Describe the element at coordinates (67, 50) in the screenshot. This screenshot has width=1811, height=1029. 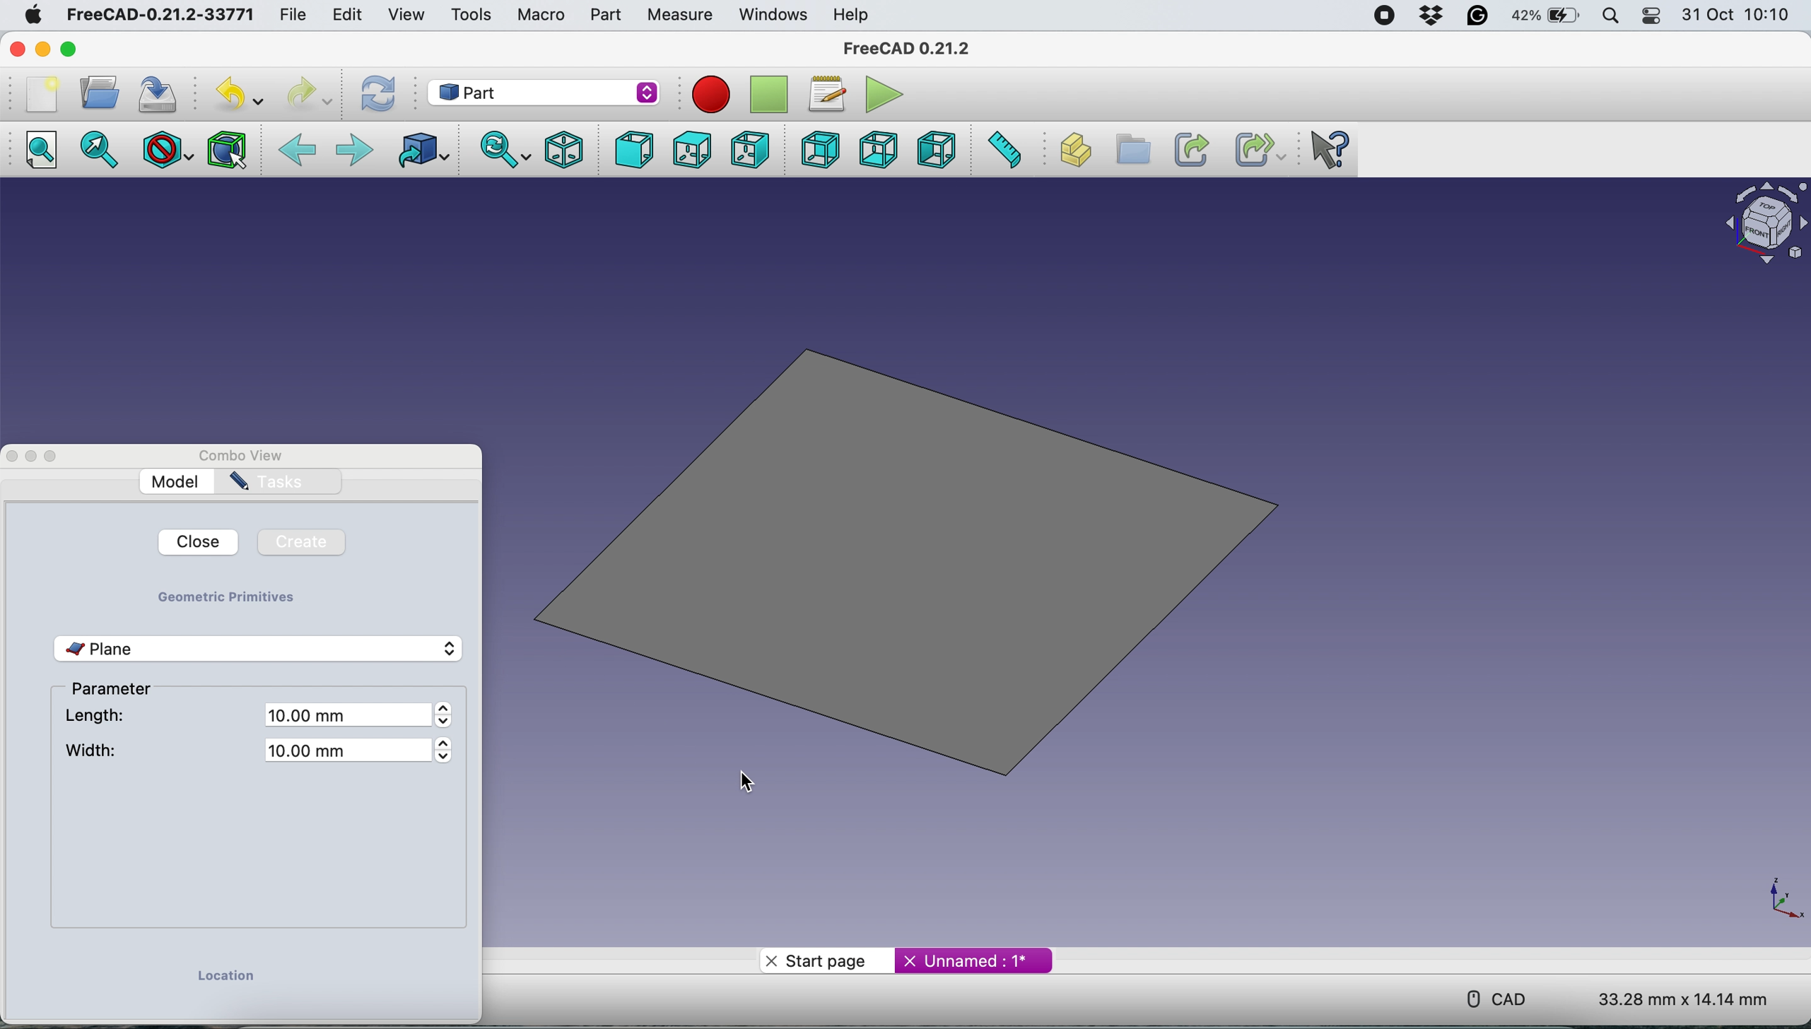
I see `Maximize` at that location.